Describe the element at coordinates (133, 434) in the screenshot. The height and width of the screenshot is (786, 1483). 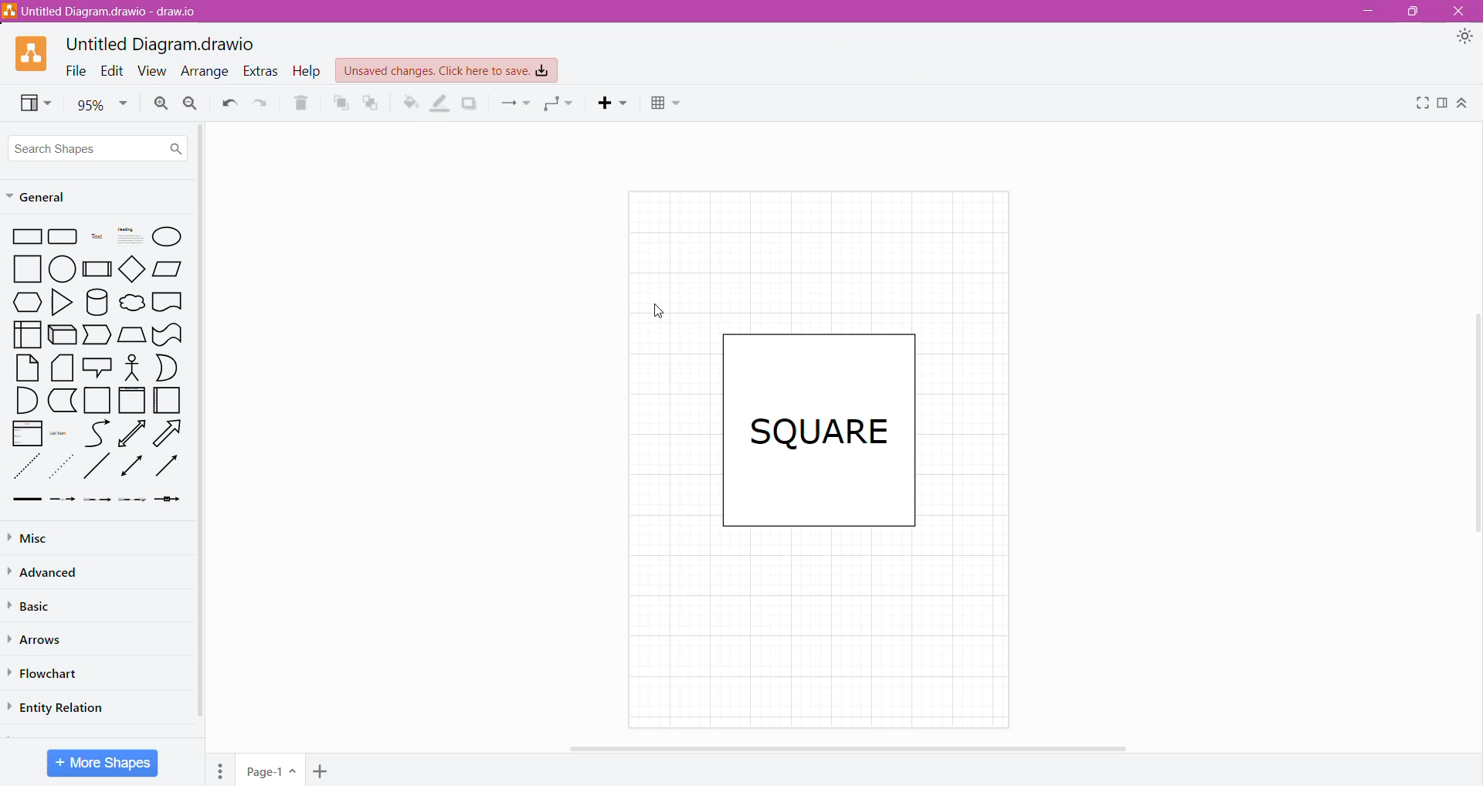
I see `Upward Arrow ` at that location.